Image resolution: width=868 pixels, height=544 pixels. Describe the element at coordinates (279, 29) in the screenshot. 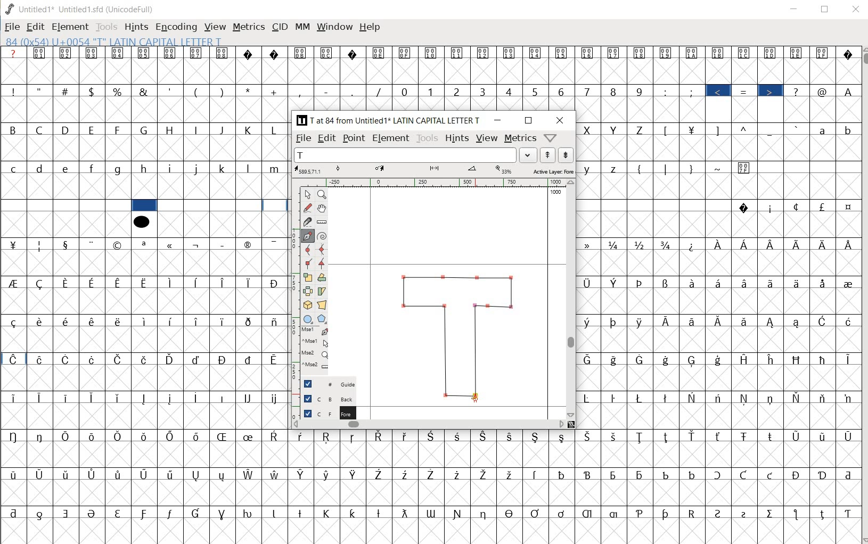

I see `cid` at that location.